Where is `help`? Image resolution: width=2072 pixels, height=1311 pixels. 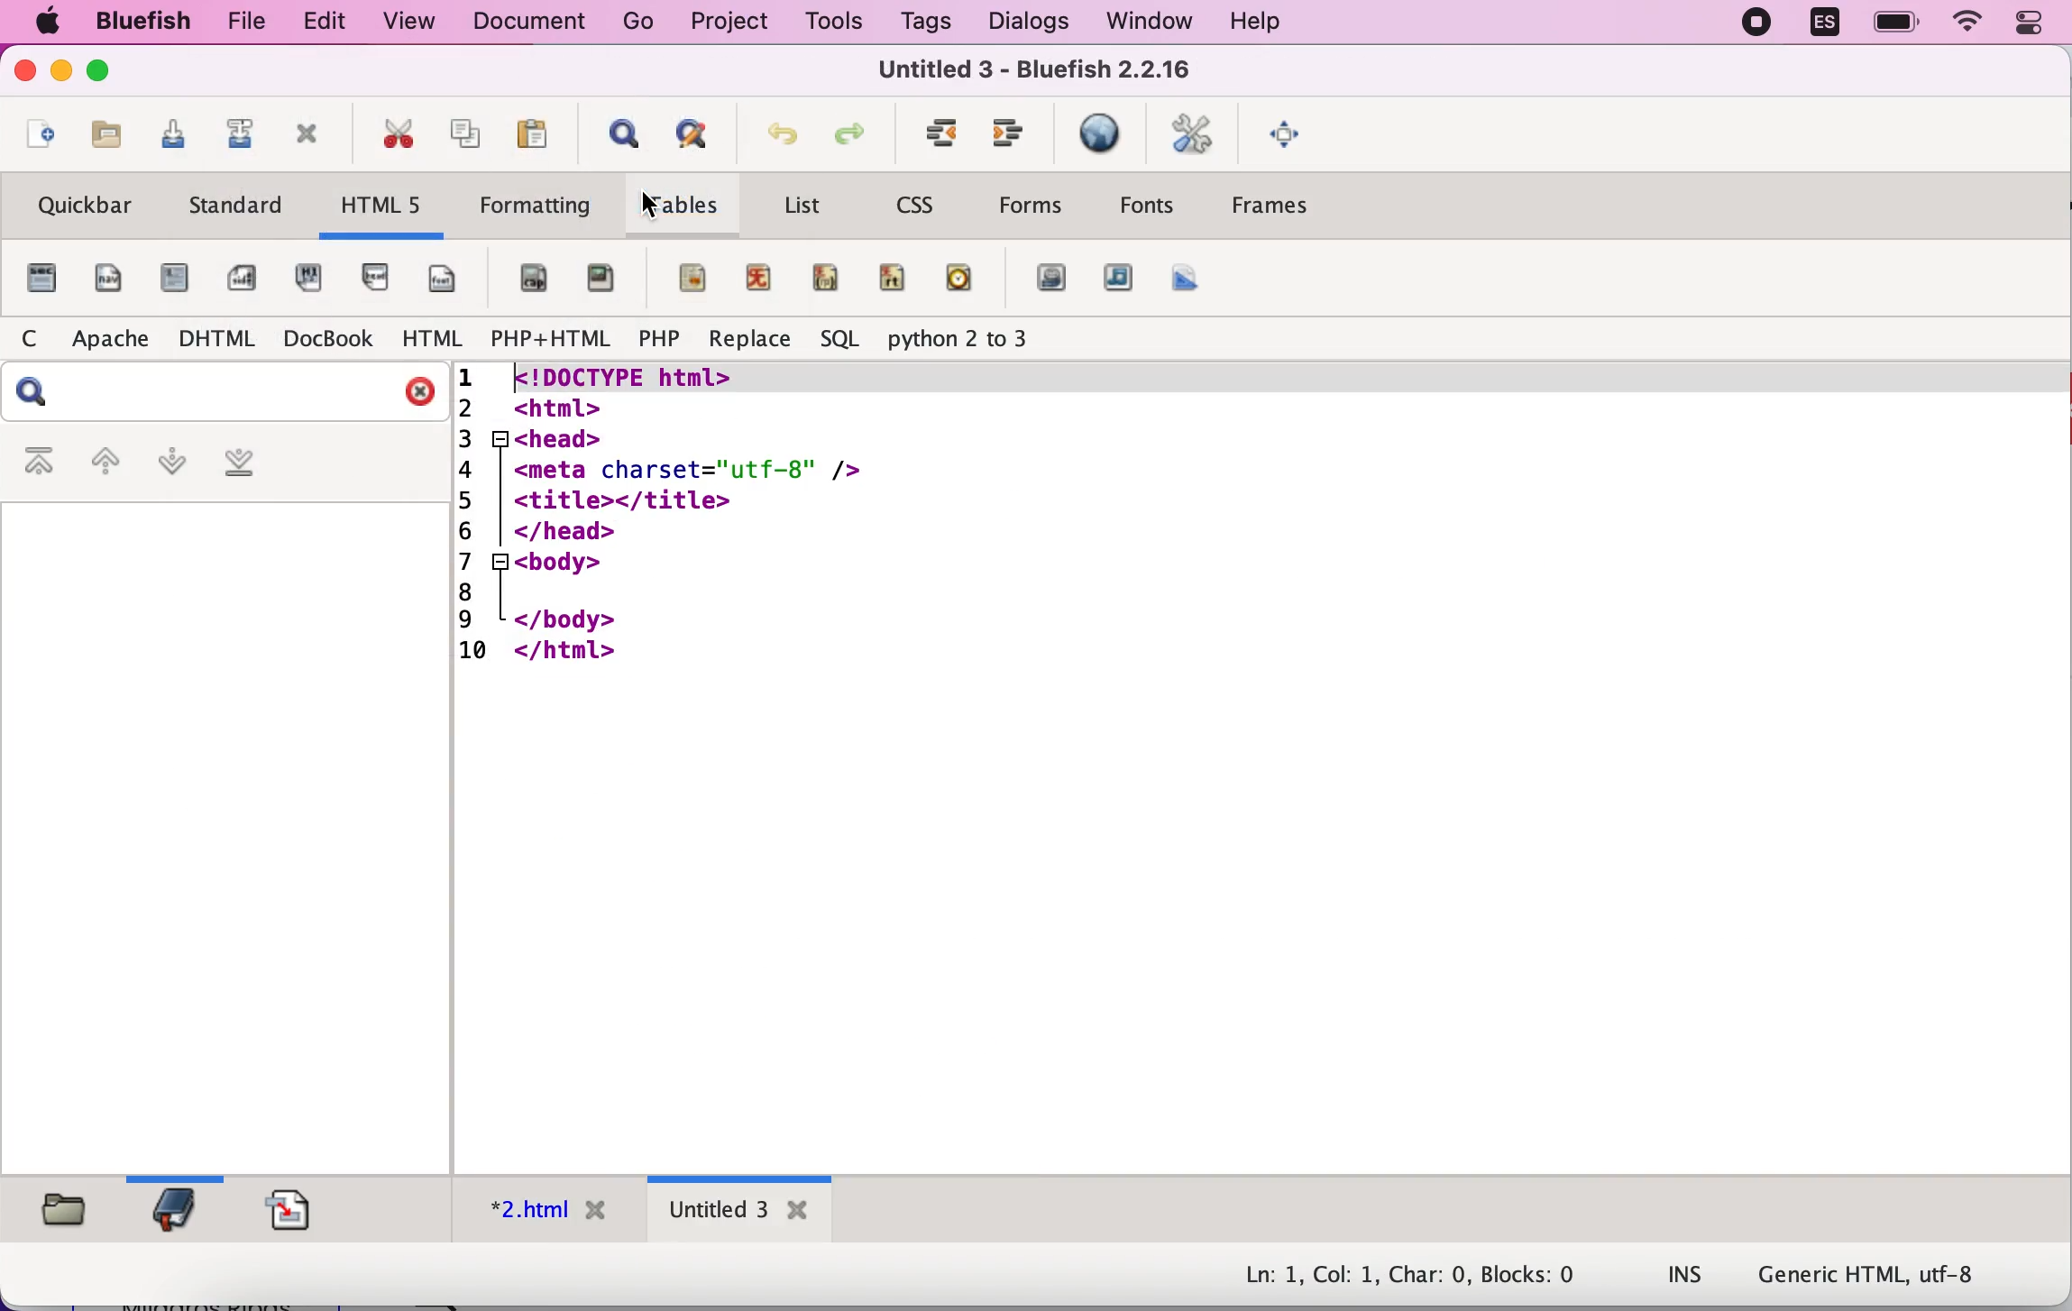 help is located at coordinates (1280, 21).